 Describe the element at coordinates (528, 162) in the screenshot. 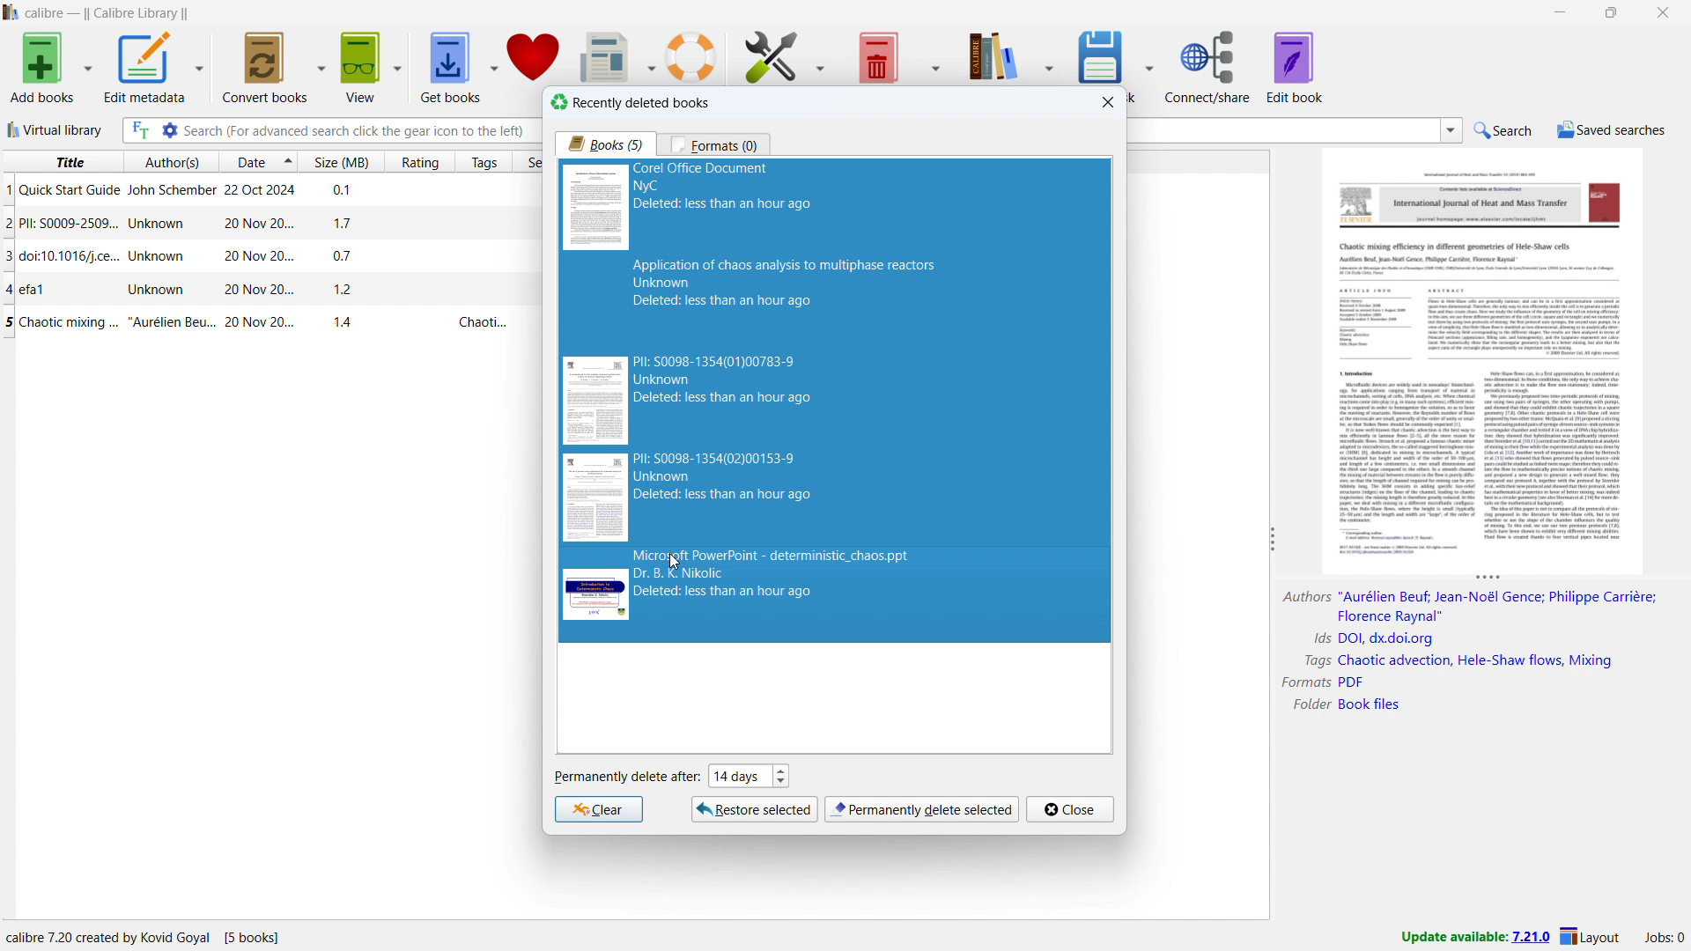

I see `sort by series` at that location.